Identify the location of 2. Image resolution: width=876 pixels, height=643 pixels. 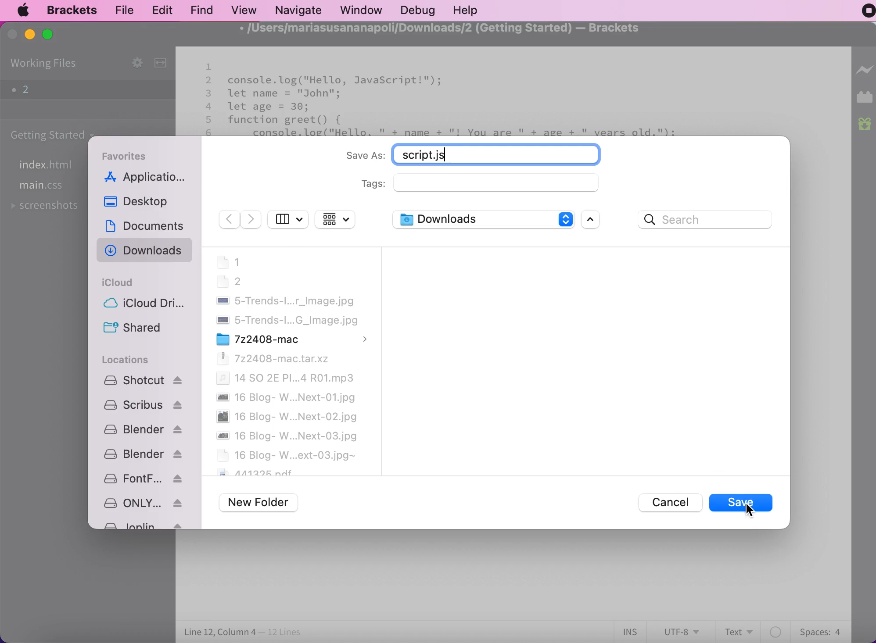
(75, 90).